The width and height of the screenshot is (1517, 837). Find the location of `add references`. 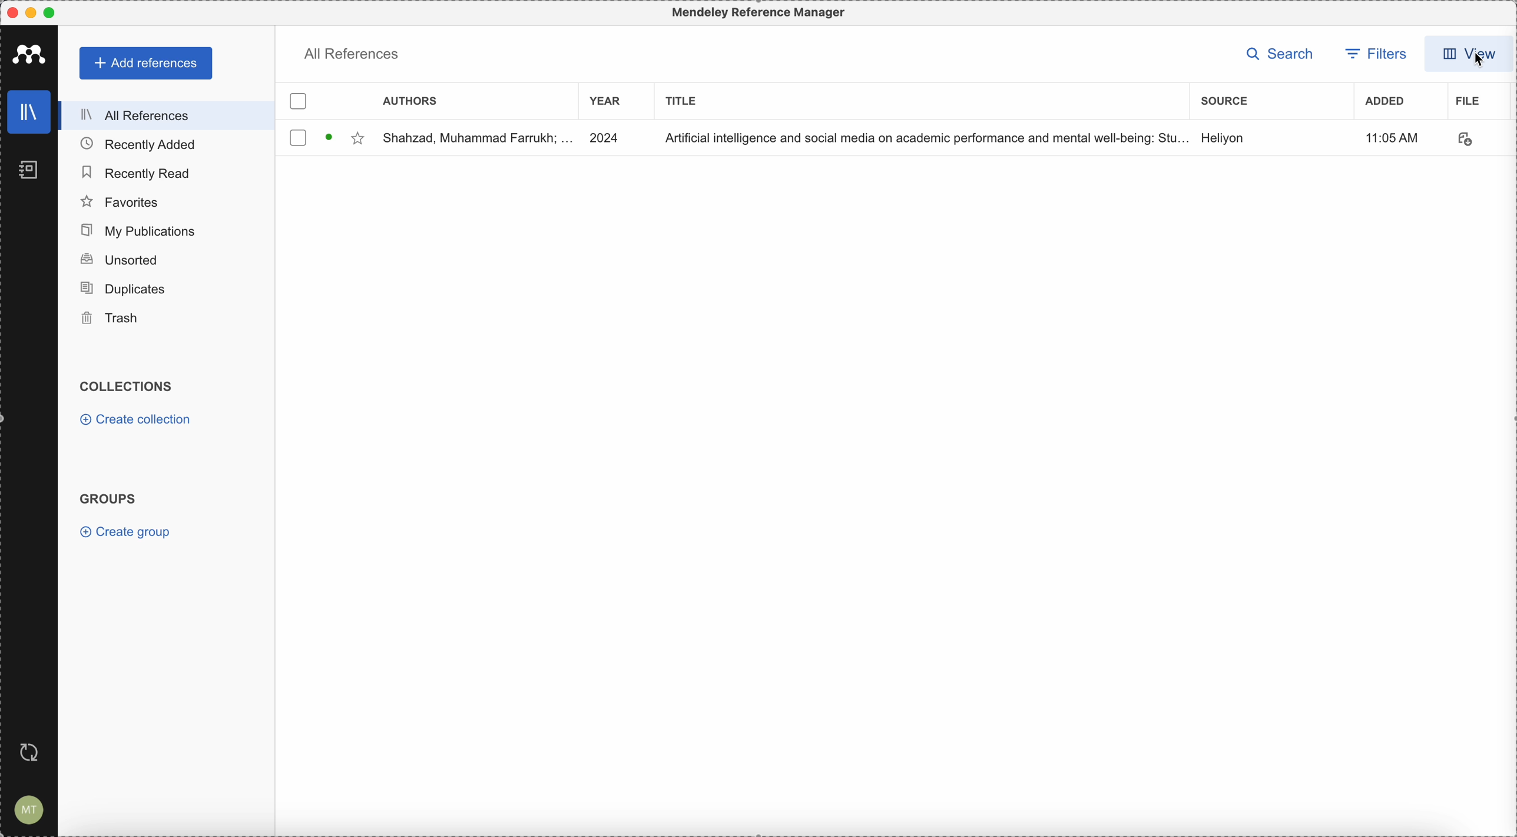

add references is located at coordinates (145, 63).